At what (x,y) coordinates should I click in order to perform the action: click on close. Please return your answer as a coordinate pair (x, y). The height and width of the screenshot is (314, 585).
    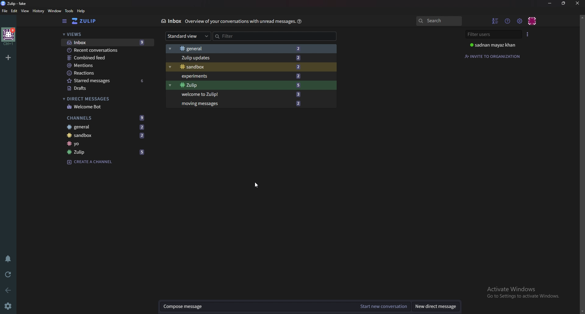
    Looking at the image, I should click on (578, 3).